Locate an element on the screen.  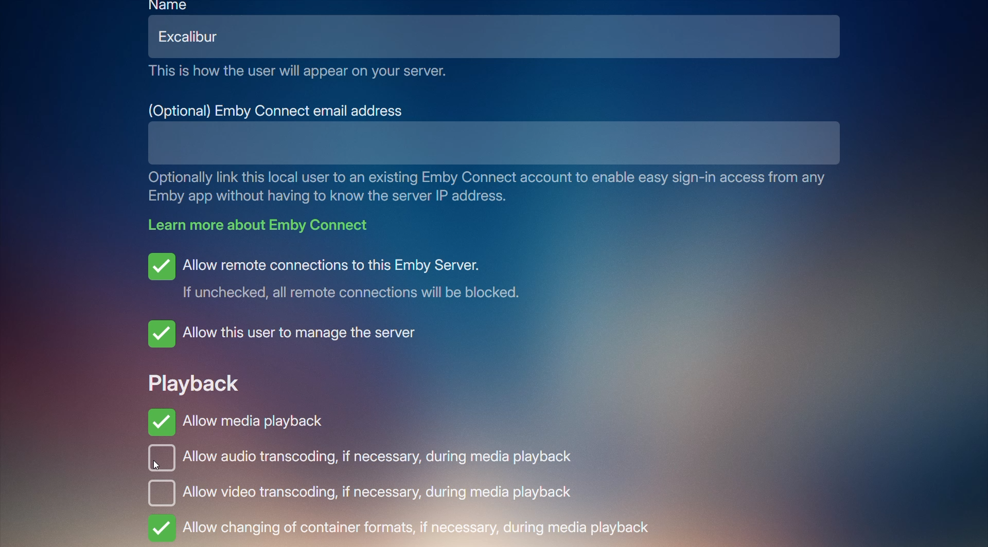
Name is located at coordinates (170, 6).